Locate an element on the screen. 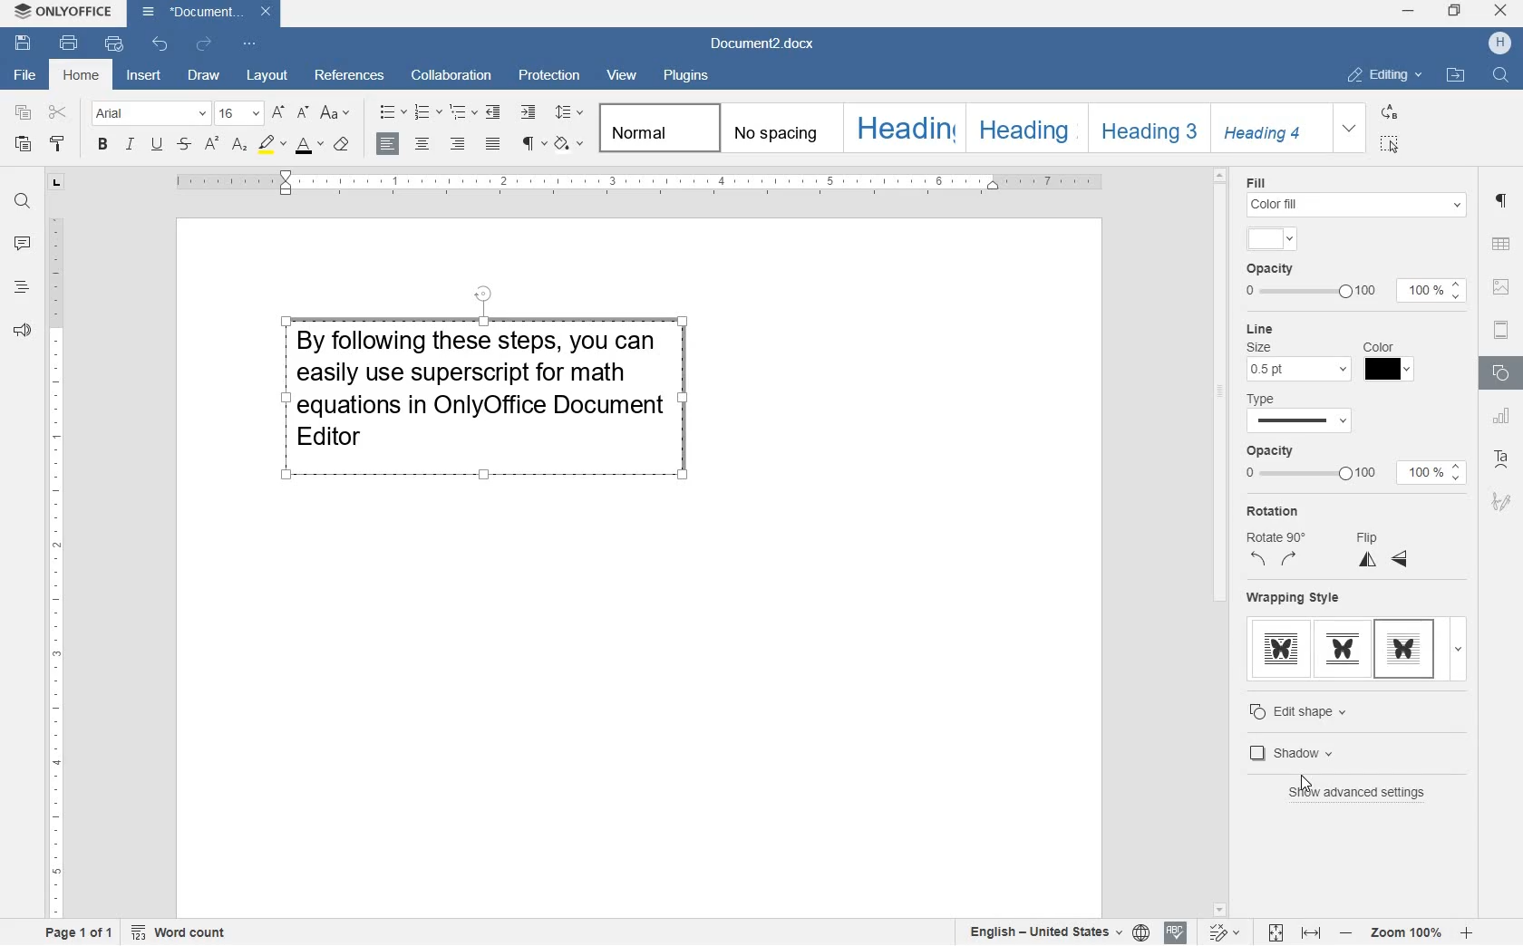 The image size is (1523, 946). cursor is located at coordinates (1304, 787).